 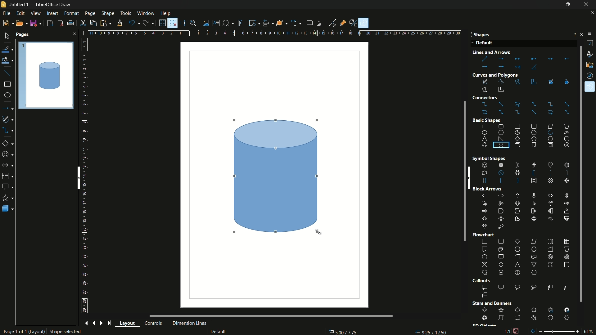 I want to click on insert image, so click(x=206, y=23).